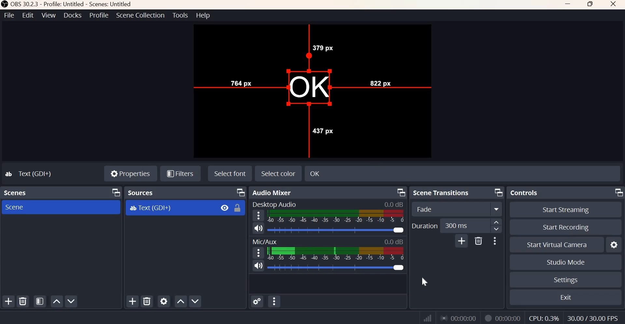  What do you see at coordinates (67, 4) in the screenshot?
I see `OBS 30.2.3 - Profile: Untitled - Scenes: Untitled` at bounding box center [67, 4].